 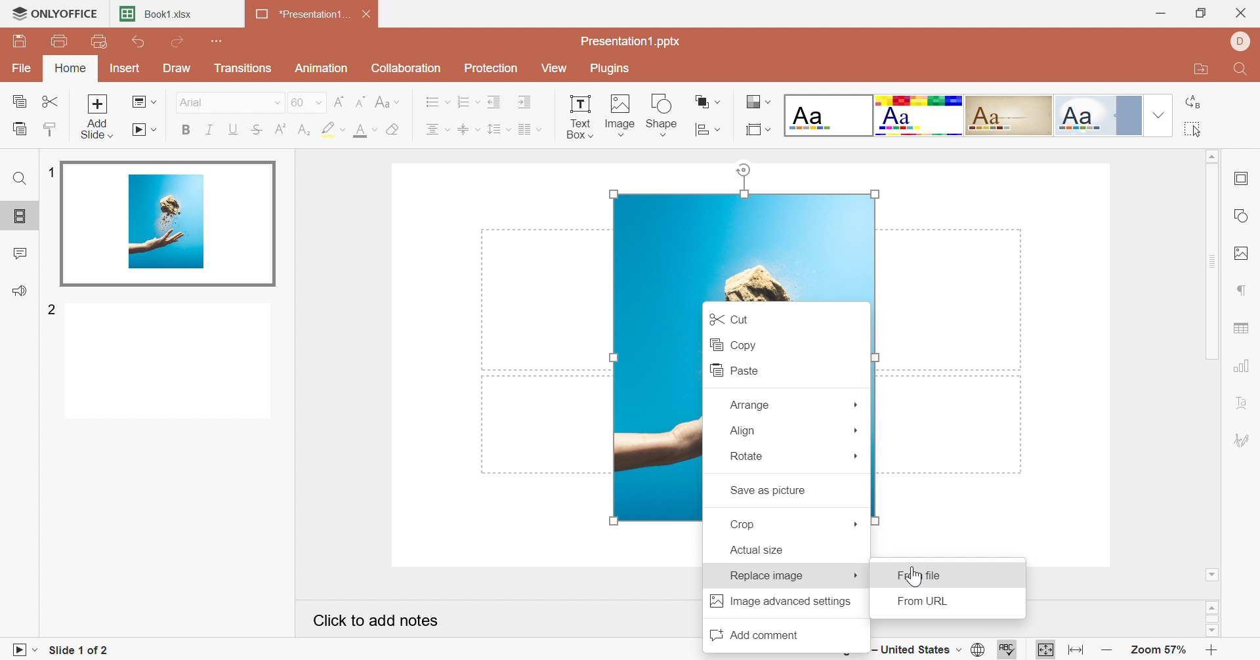 I want to click on Collaboration, so click(x=408, y=68).